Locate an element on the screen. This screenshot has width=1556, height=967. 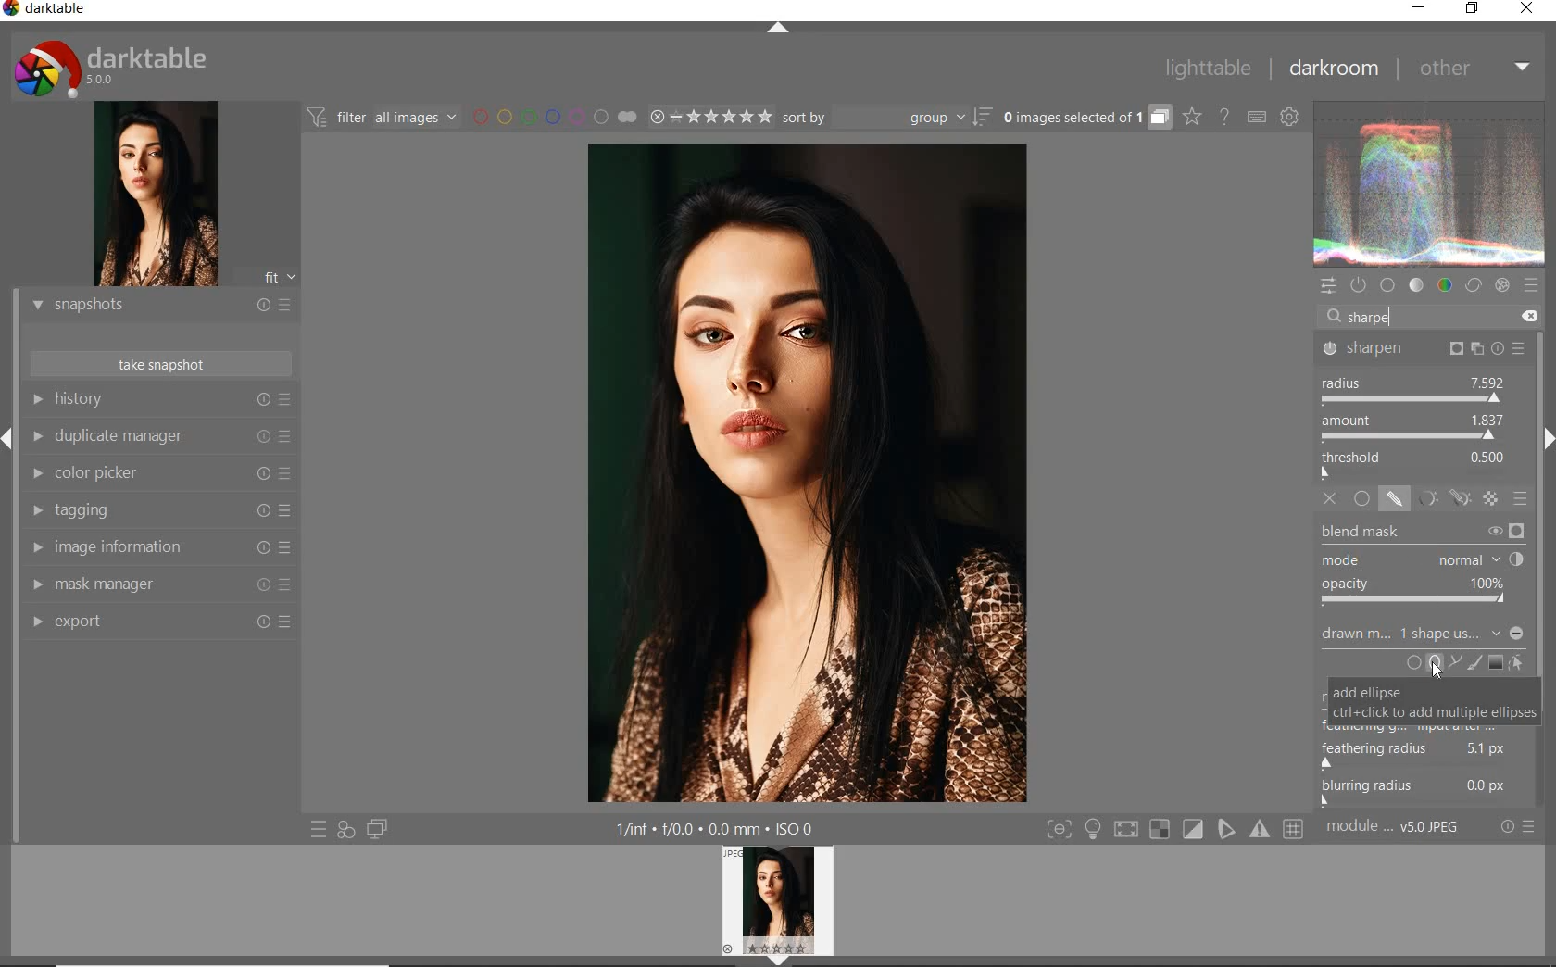
sort is located at coordinates (885, 116).